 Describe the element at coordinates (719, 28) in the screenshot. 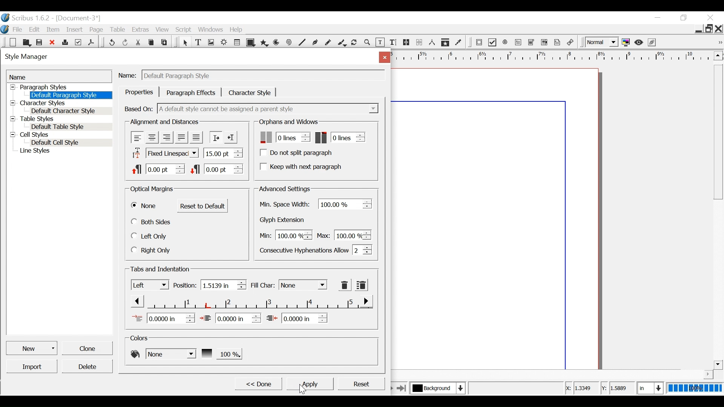

I see `Close` at that location.